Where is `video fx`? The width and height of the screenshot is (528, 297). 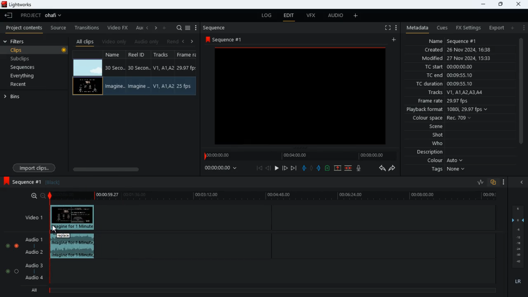 video fx is located at coordinates (119, 28).